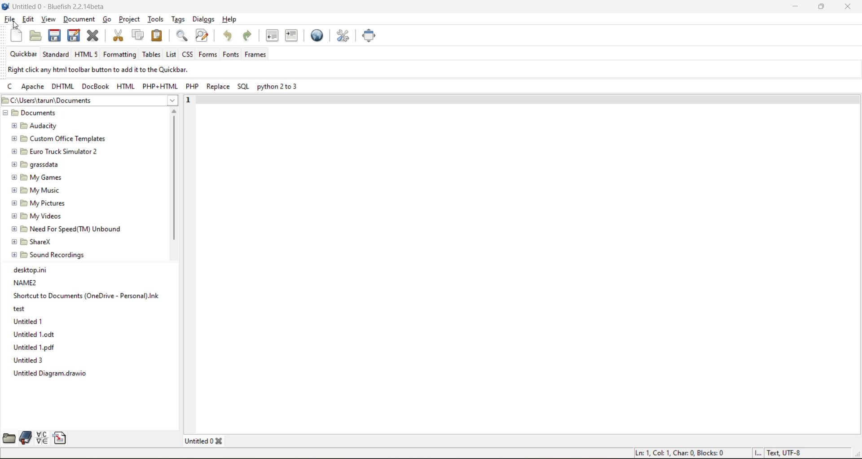 The height and width of the screenshot is (459, 862). What do you see at coordinates (824, 8) in the screenshot?
I see `maximize` at bounding box center [824, 8].